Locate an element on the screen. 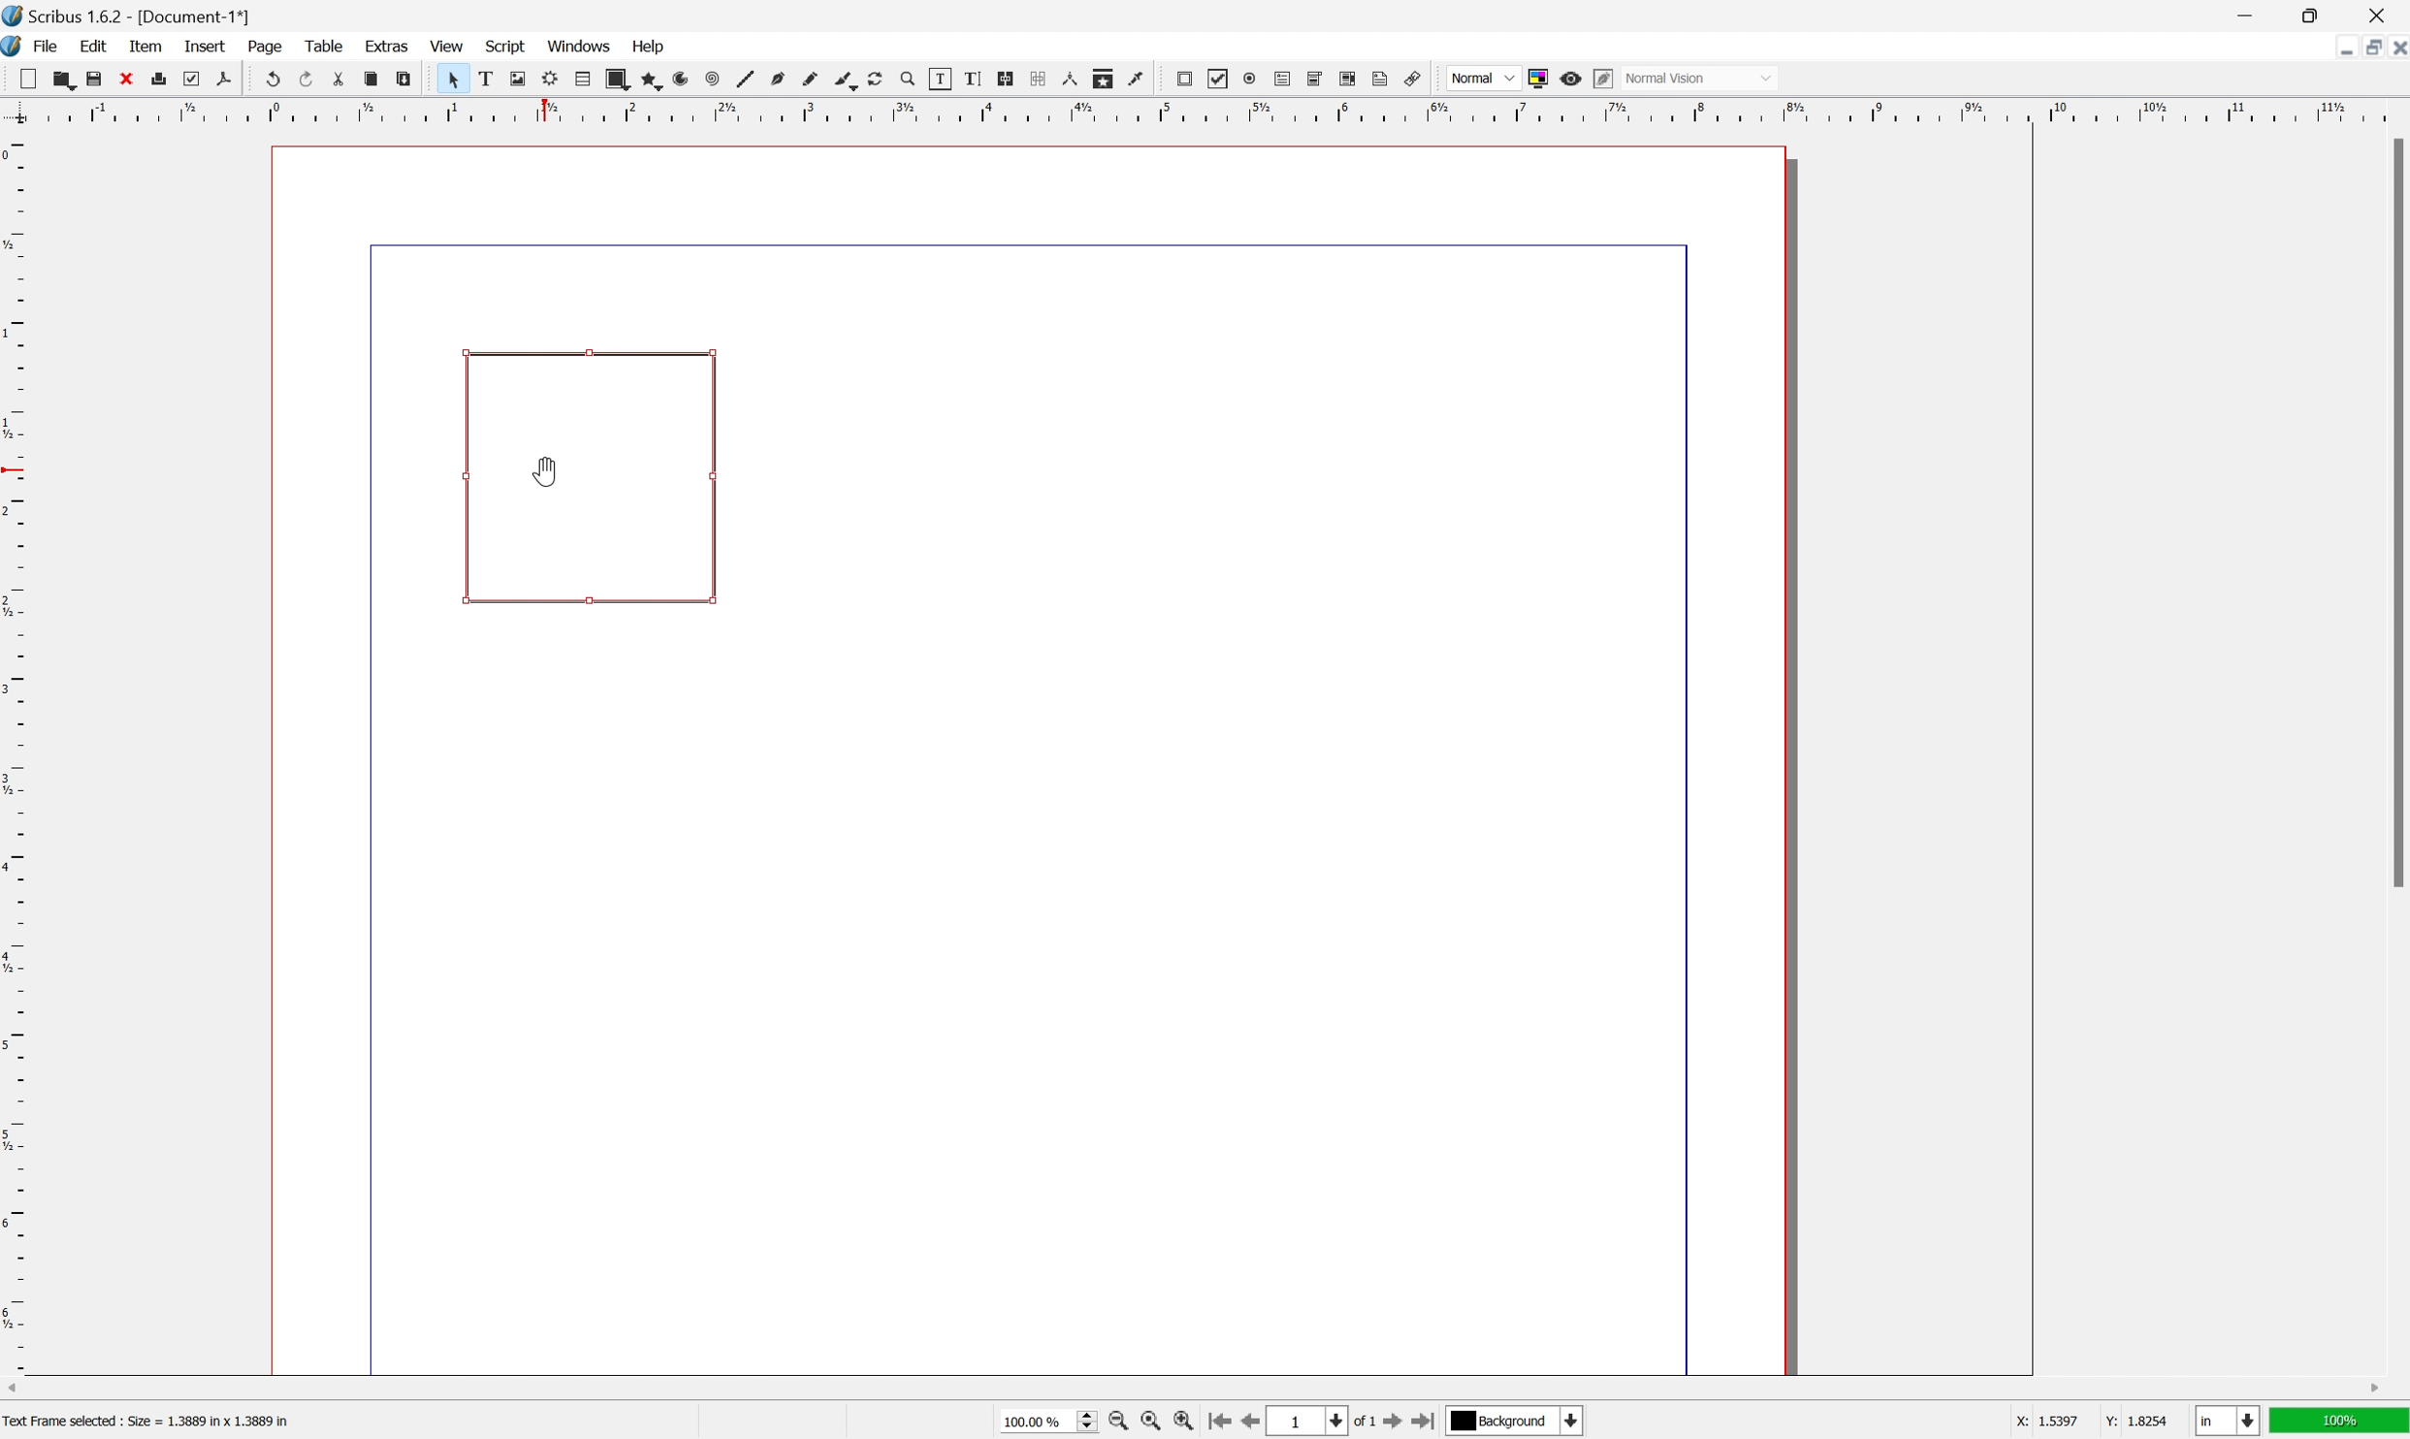 The height and width of the screenshot is (1439, 2410). 100% is located at coordinates (2341, 1425).